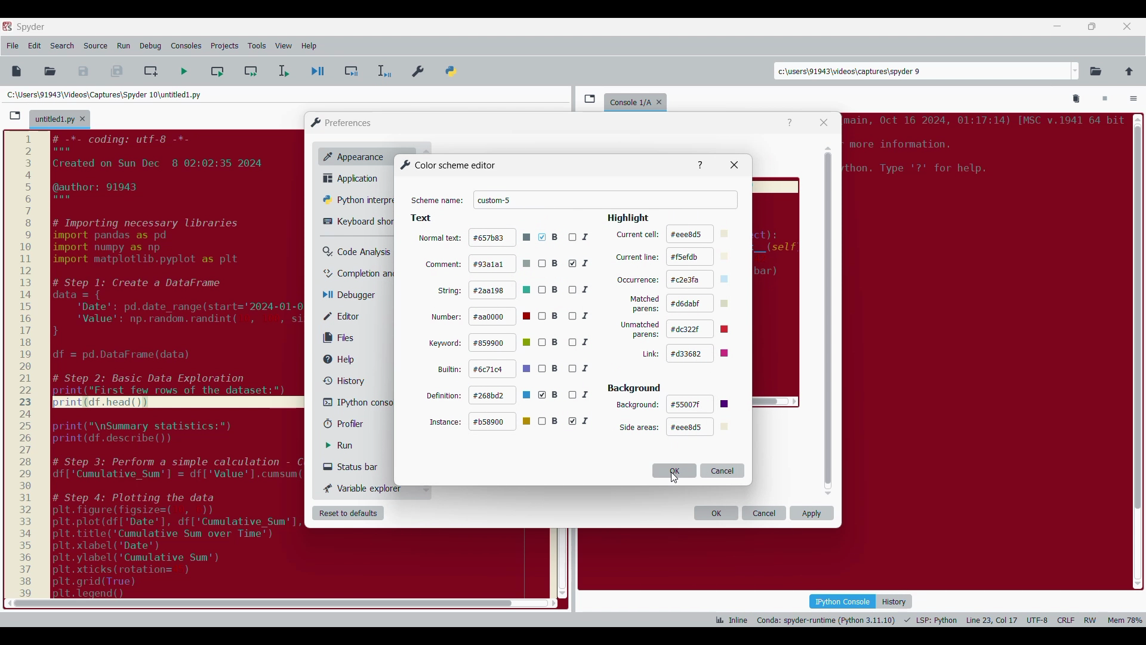  What do you see at coordinates (1129, 71) in the screenshot?
I see `Change to parent directory` at bounding box center [1129, 71].